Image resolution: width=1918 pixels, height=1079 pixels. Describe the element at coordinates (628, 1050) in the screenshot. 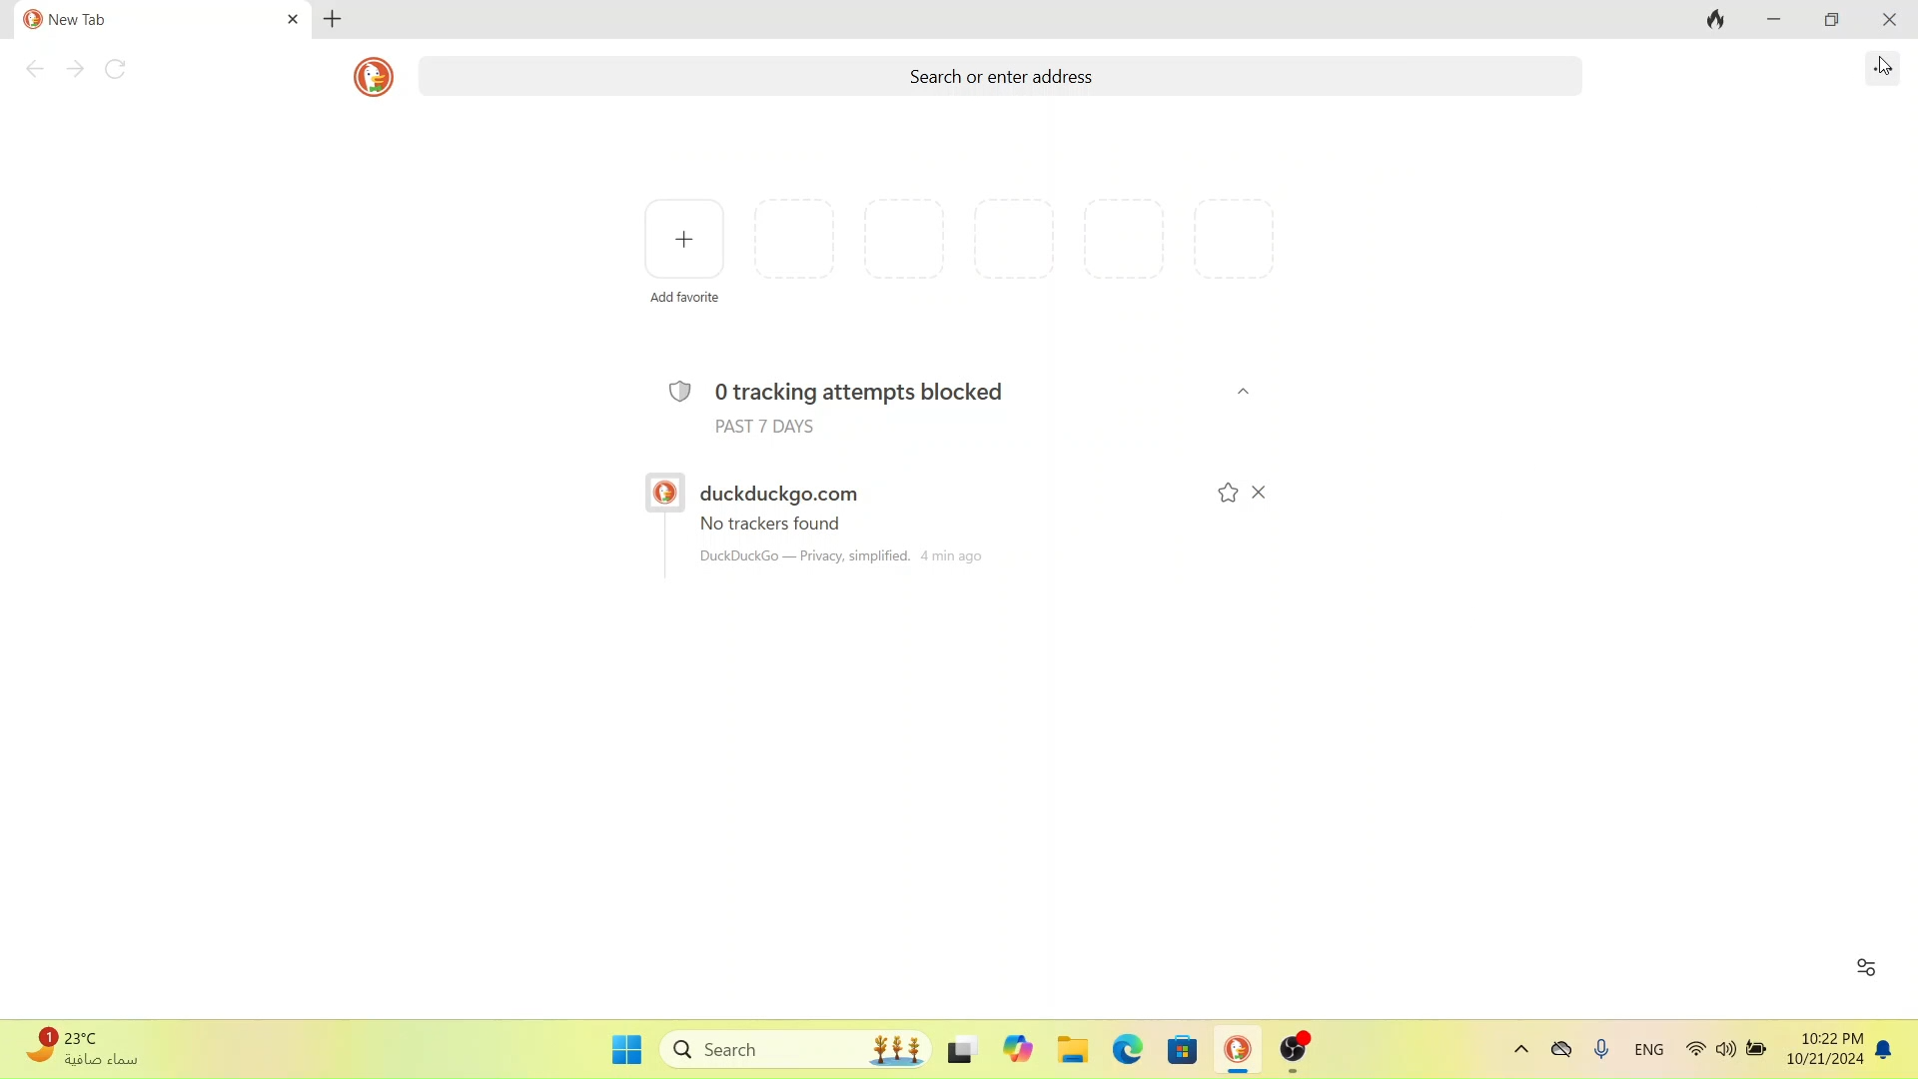

I see `start` at that location.